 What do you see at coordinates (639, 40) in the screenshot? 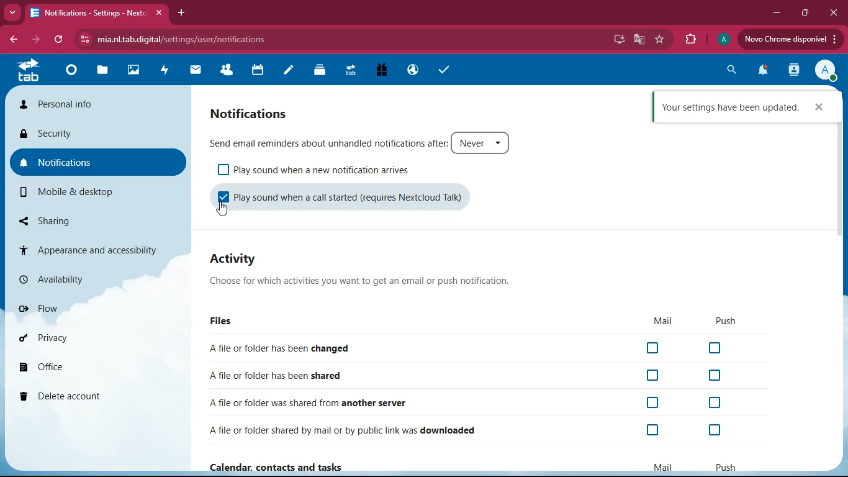
I see `google translate` at bounding box center [639, 40].